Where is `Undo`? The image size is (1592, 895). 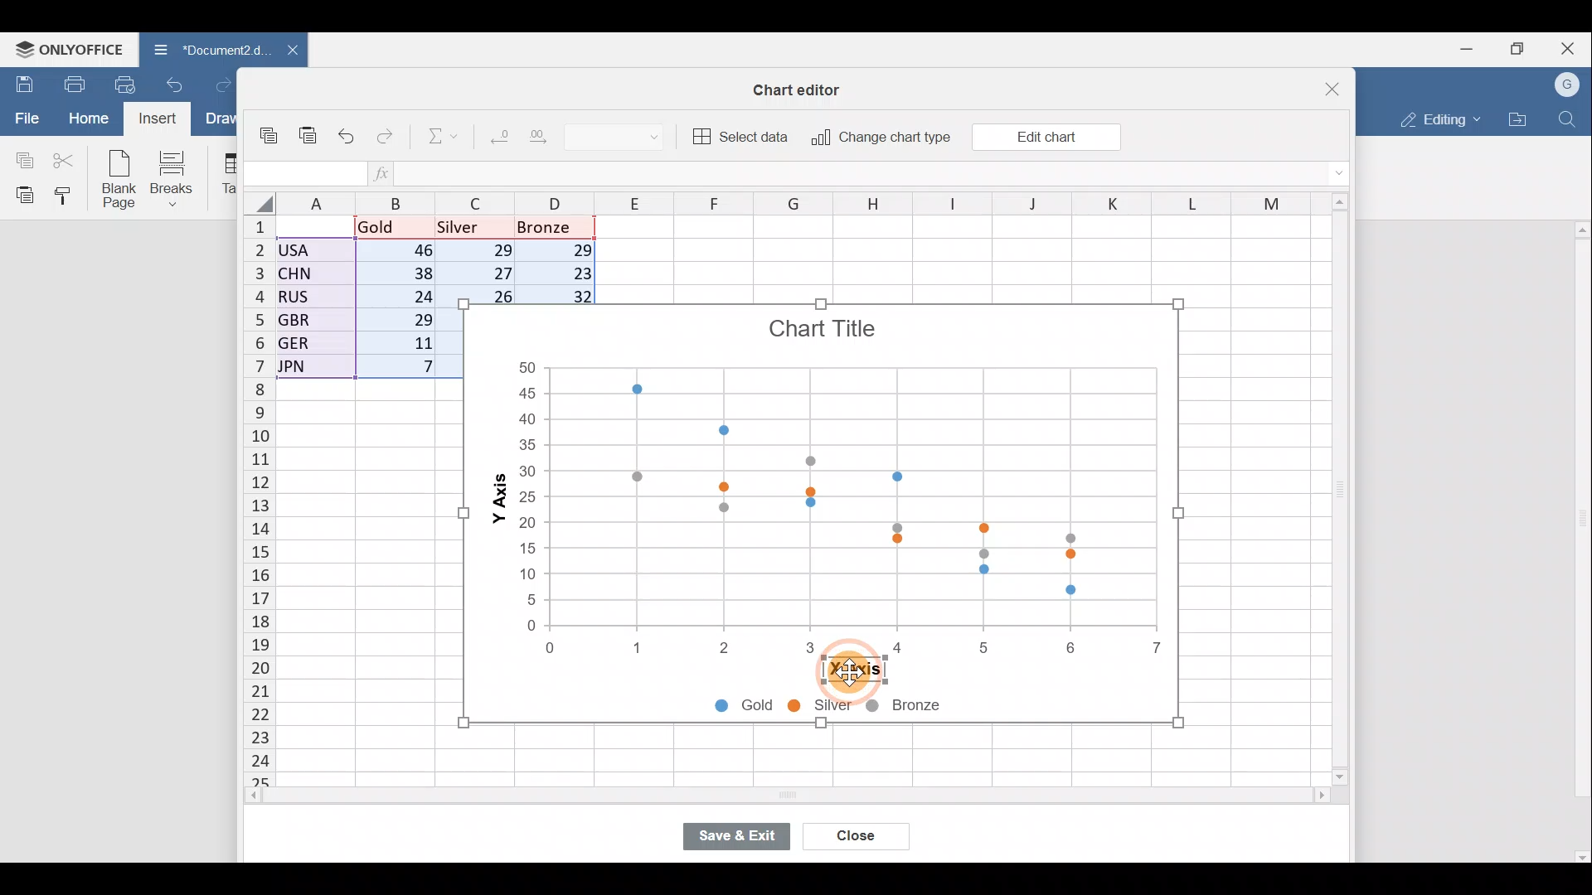 Undo is located at coordinates (175, 83).